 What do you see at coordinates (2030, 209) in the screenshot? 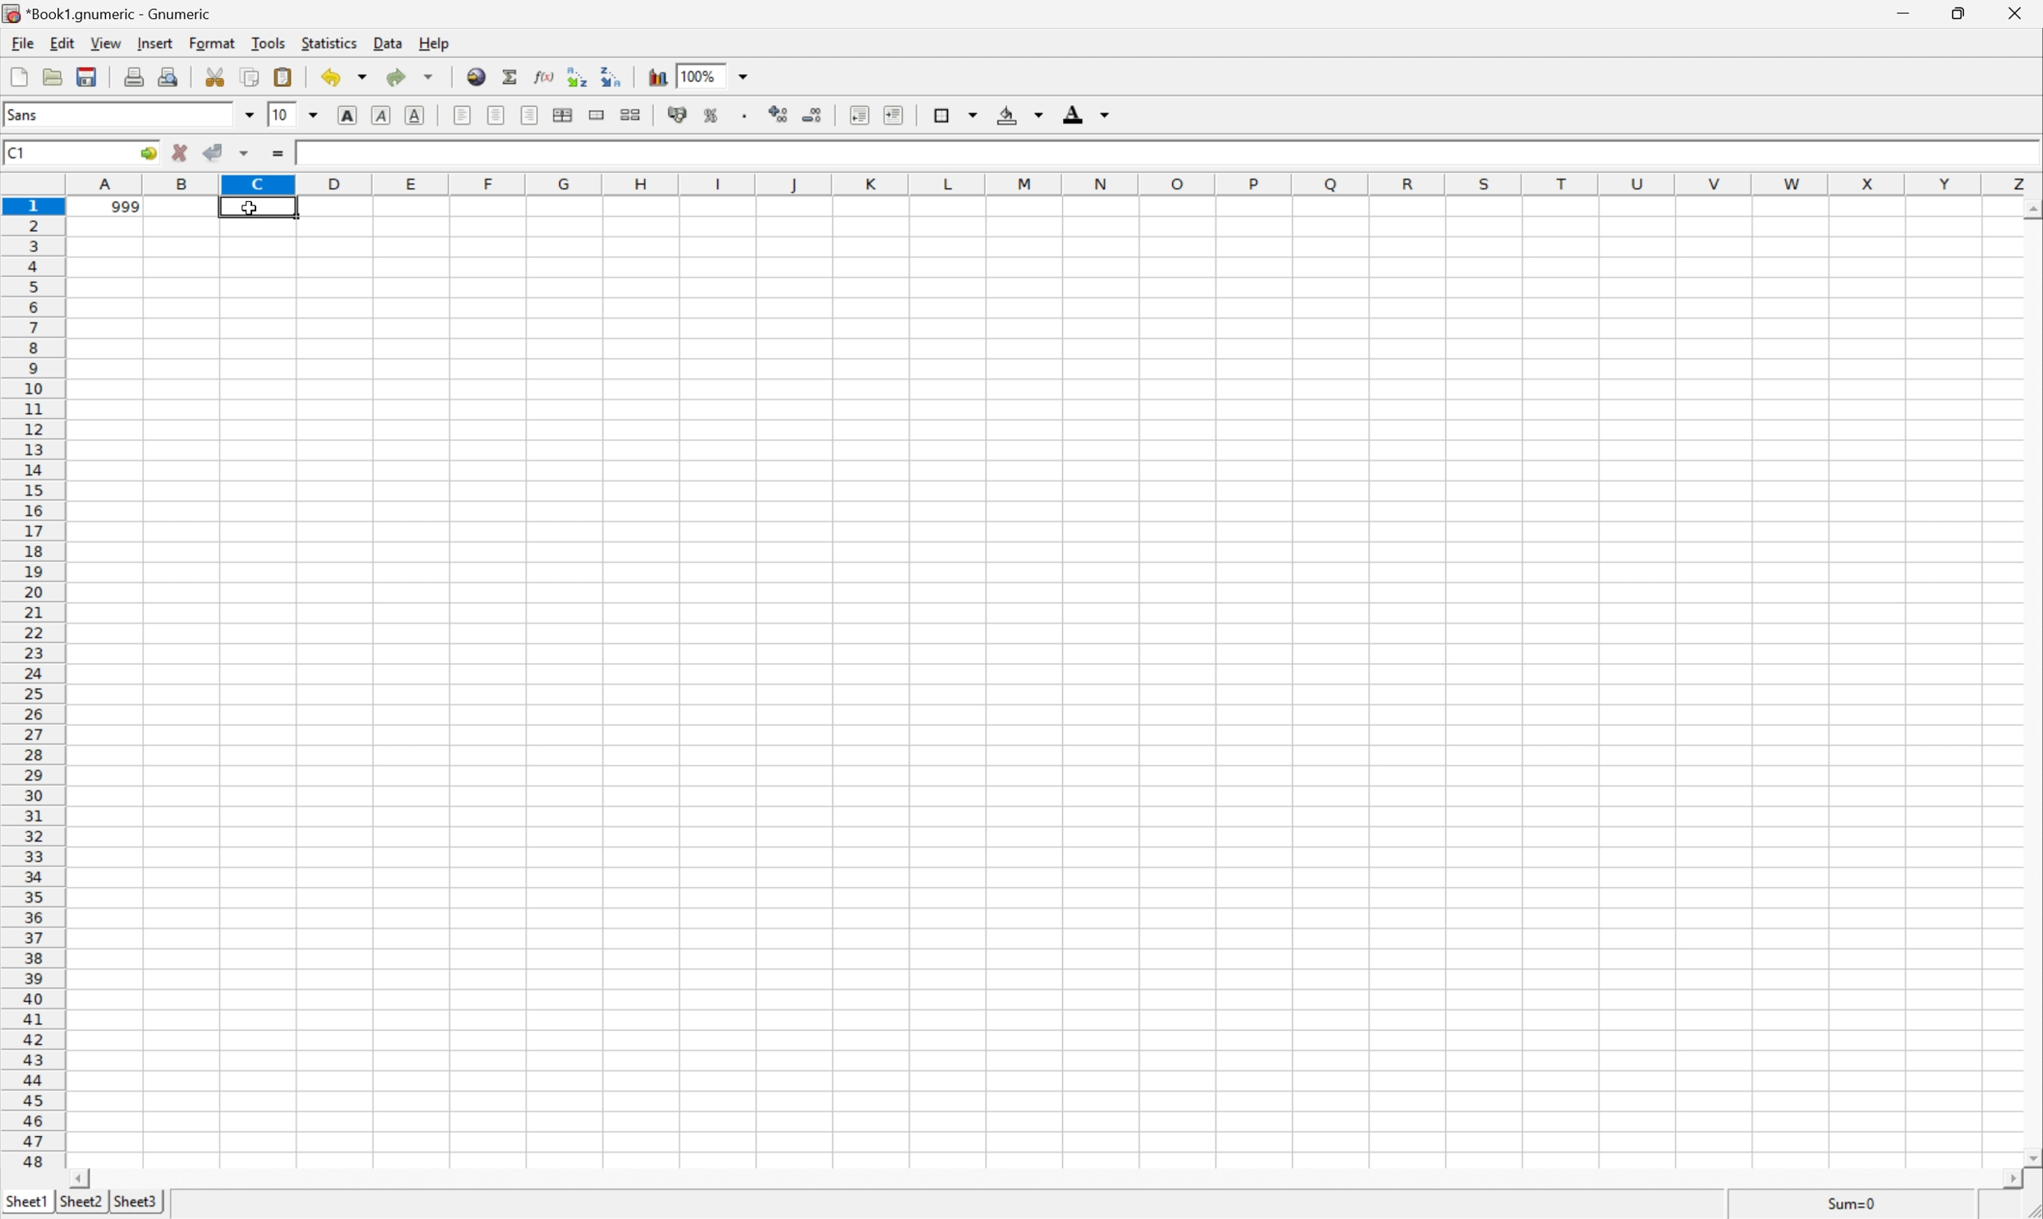
I see `scroll up` at bounding box center [2030, 209].